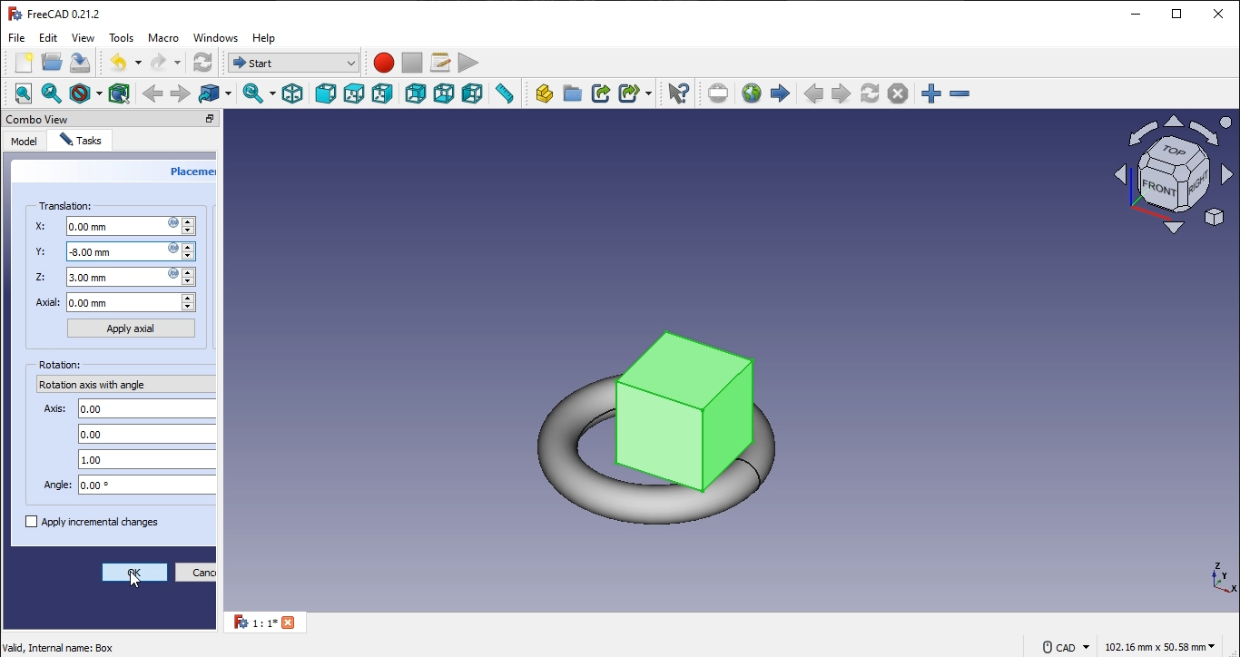 The height and width of the screenshot is (657, 1240). What do you see at coordinates (417, 93) in the screenshot?
I see `rear` at bounding box center [417, 93].